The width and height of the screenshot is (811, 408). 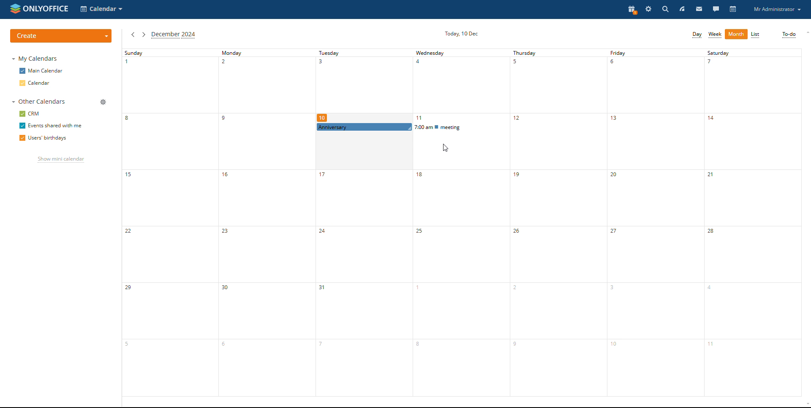 What do you see at coordinates (699, 10) in the screenshot?
I see `mail` at bounding box center [699, 10].